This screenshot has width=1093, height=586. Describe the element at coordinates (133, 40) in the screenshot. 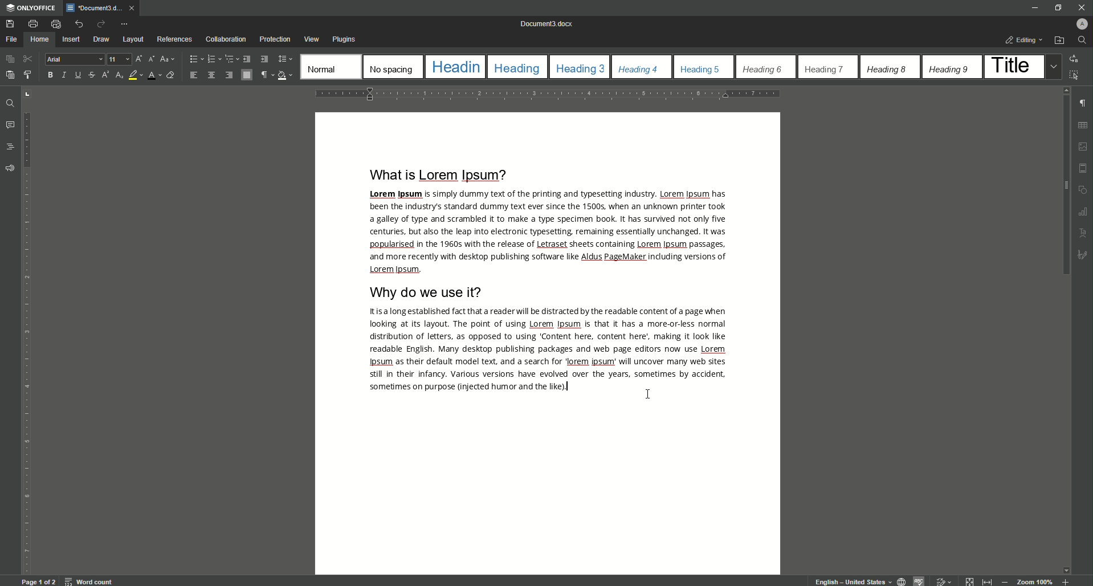

I see `Layout` at that location.